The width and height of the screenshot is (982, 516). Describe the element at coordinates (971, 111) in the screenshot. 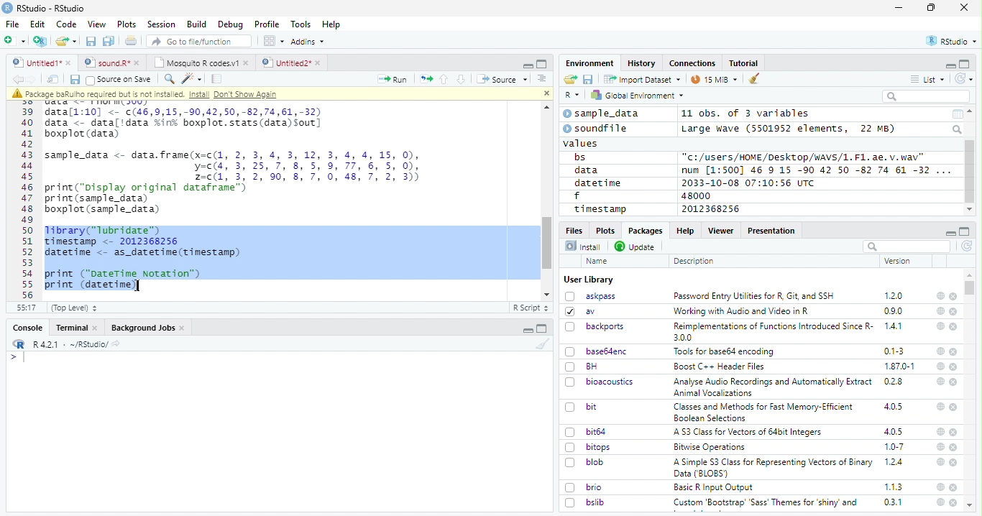

I see `scroll up` at that location.